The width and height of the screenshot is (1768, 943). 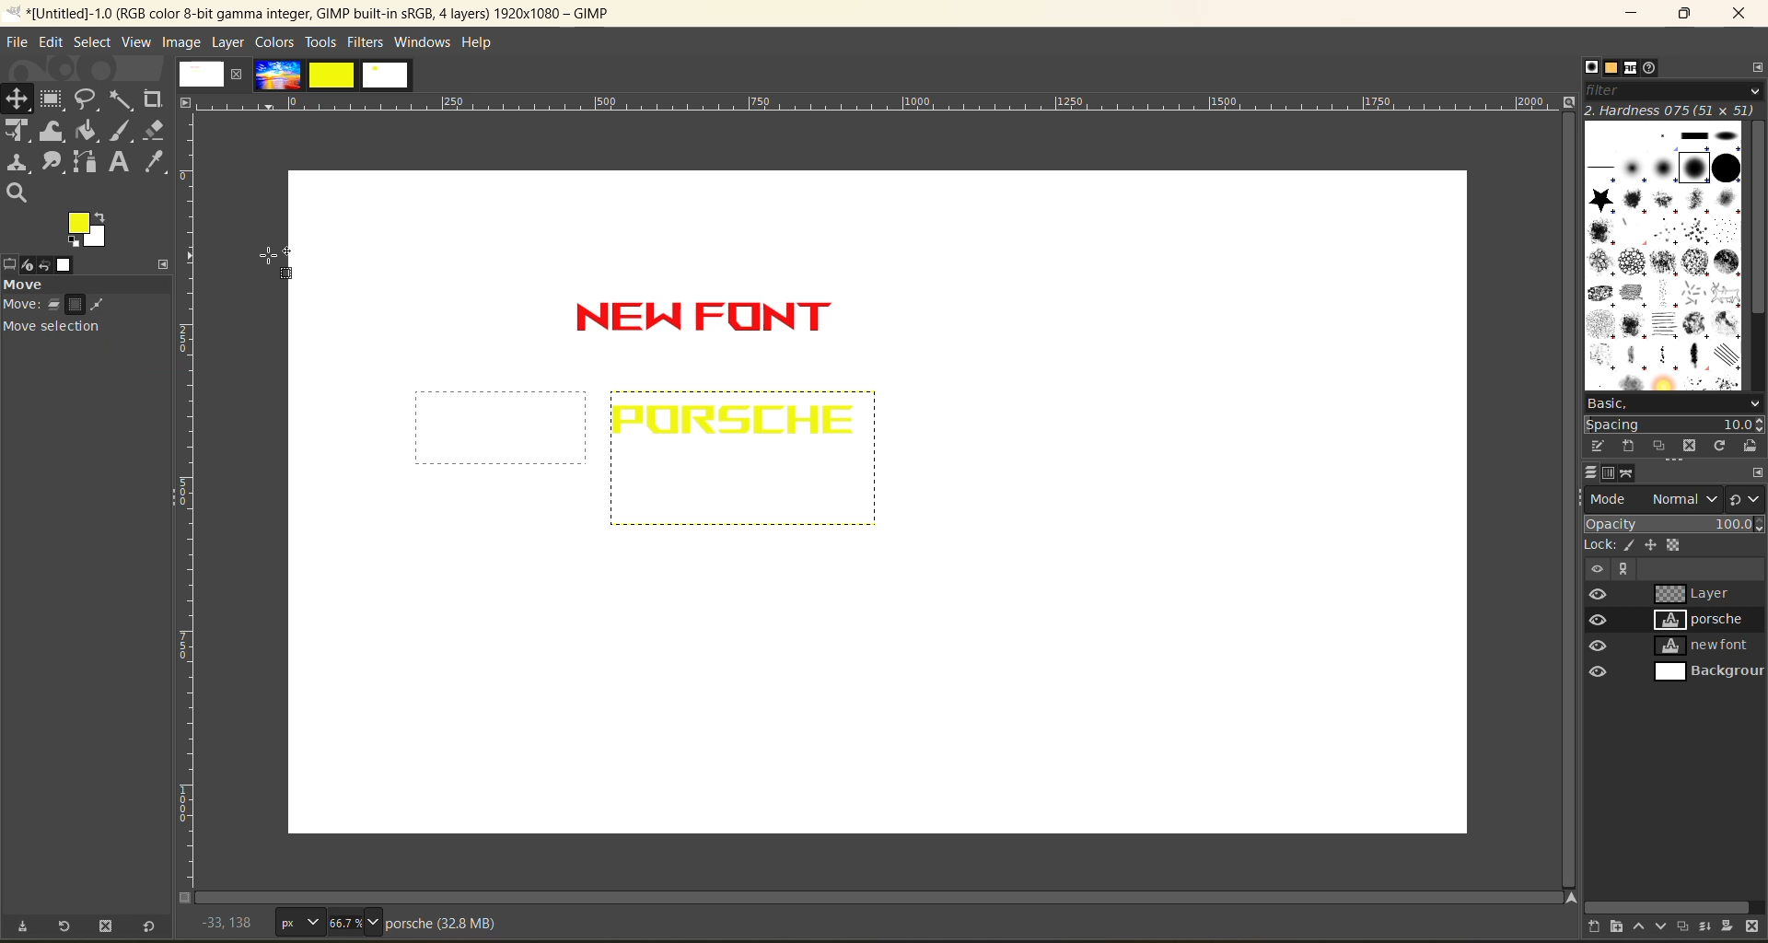 I want to click on reset to default values, so click(x=150, y=928).